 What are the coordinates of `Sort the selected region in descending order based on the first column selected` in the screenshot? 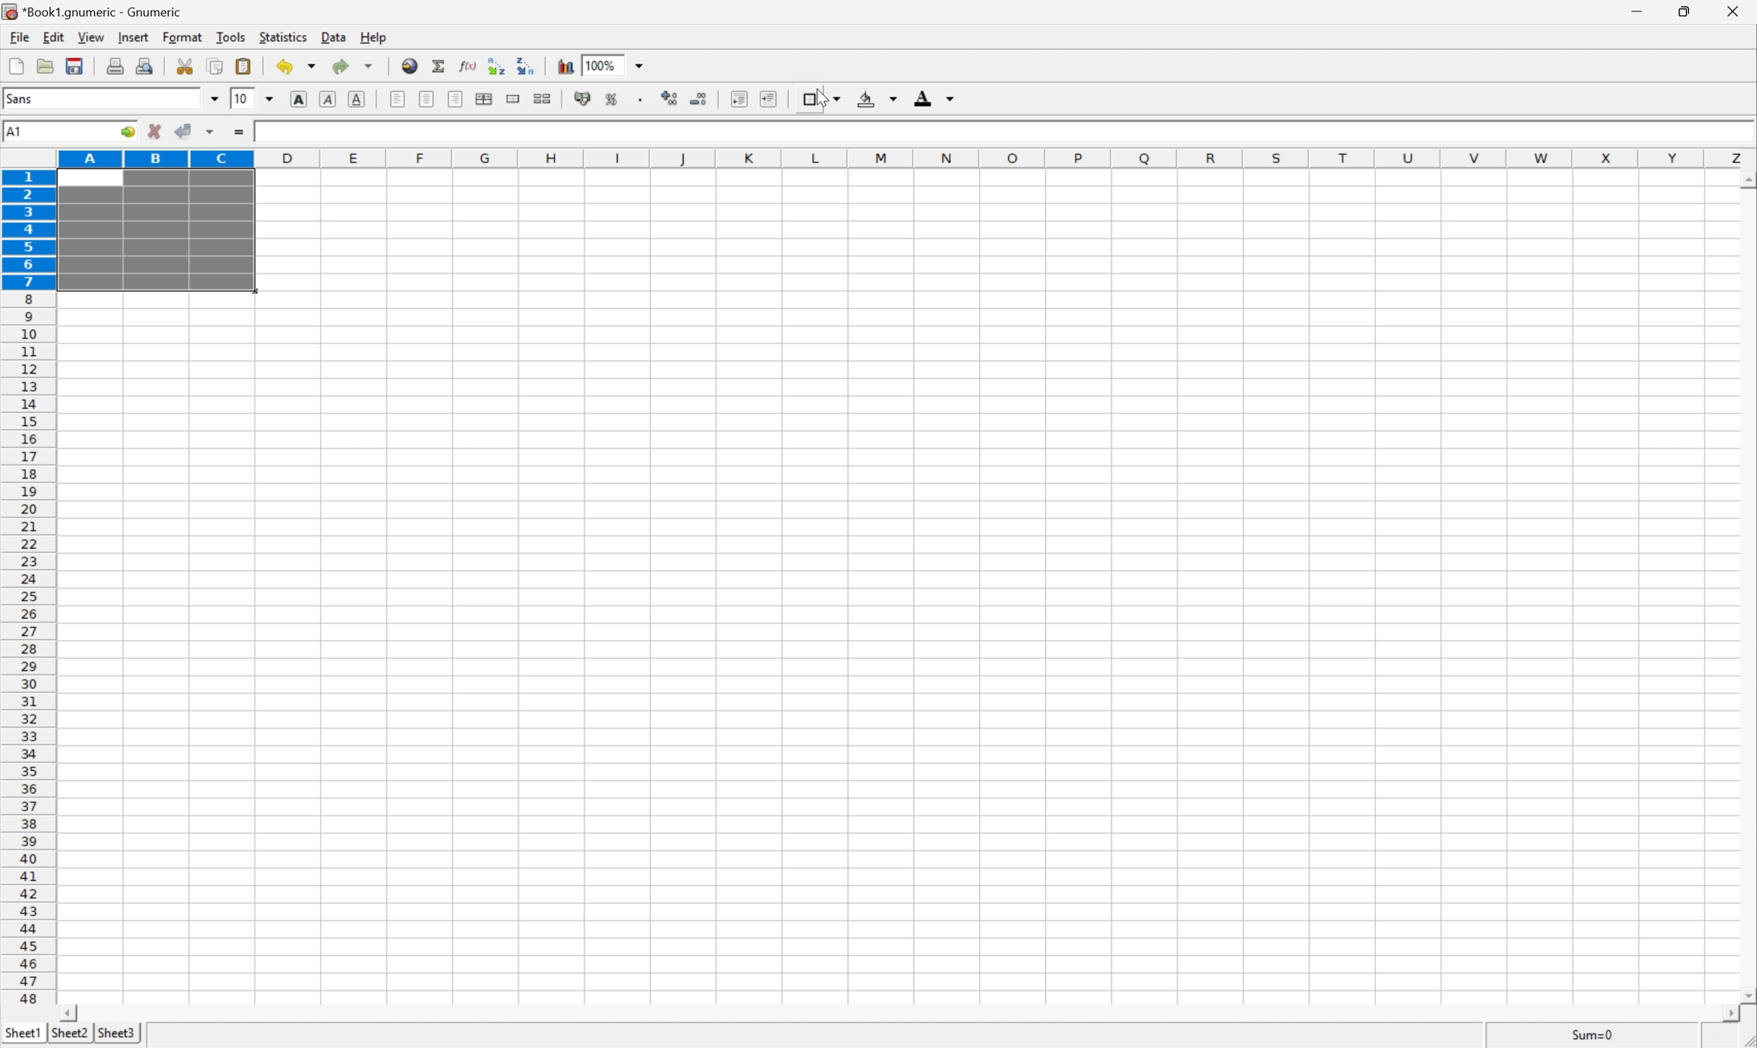 It's located at (526, 66).